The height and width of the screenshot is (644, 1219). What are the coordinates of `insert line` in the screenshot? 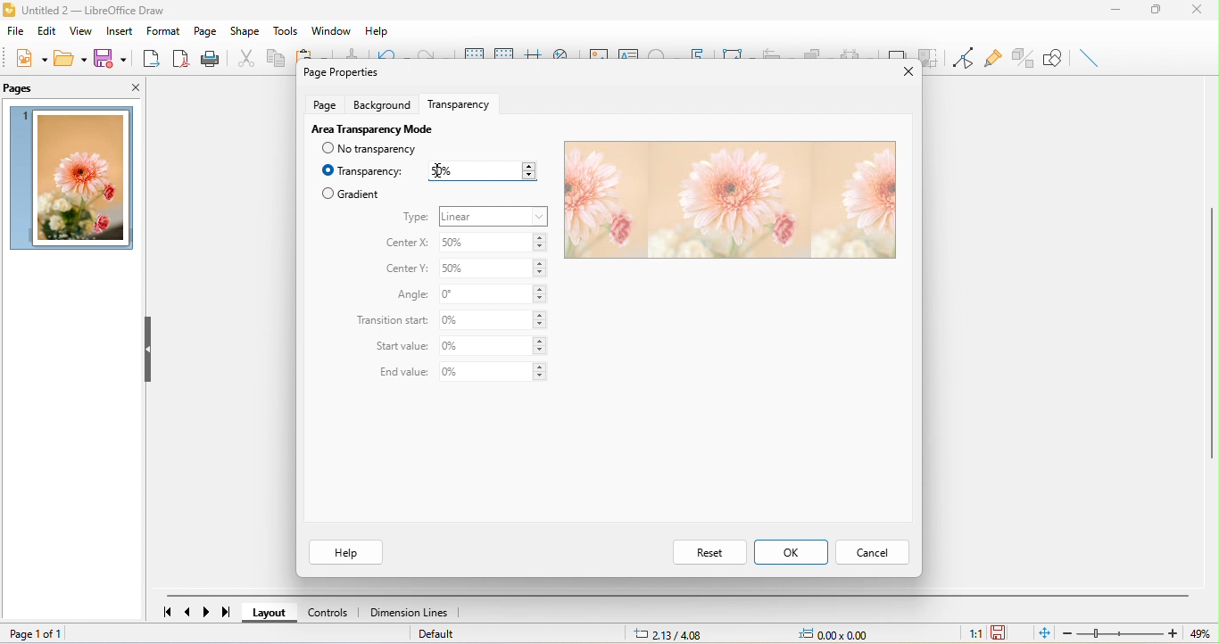 It's located at (1090, 57).